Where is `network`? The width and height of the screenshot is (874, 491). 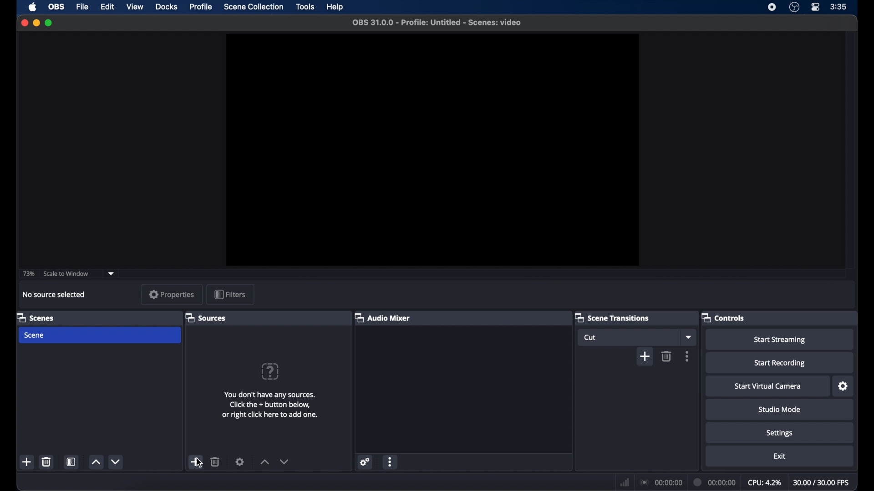
network is located at coordinates (624, 481).